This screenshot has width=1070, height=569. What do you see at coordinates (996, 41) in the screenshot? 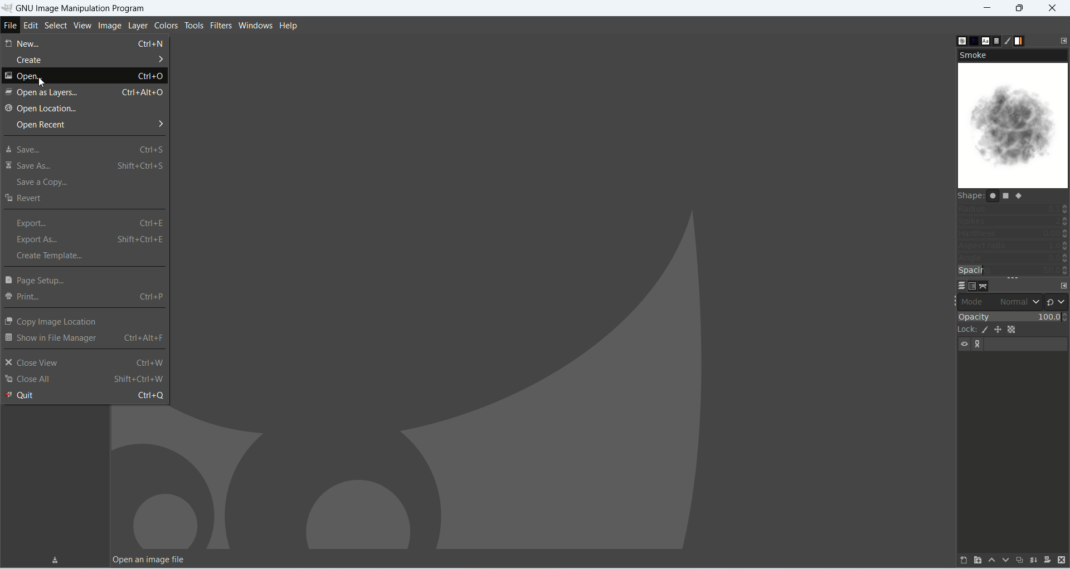
I see `document history` at bounding box center [996, 41].